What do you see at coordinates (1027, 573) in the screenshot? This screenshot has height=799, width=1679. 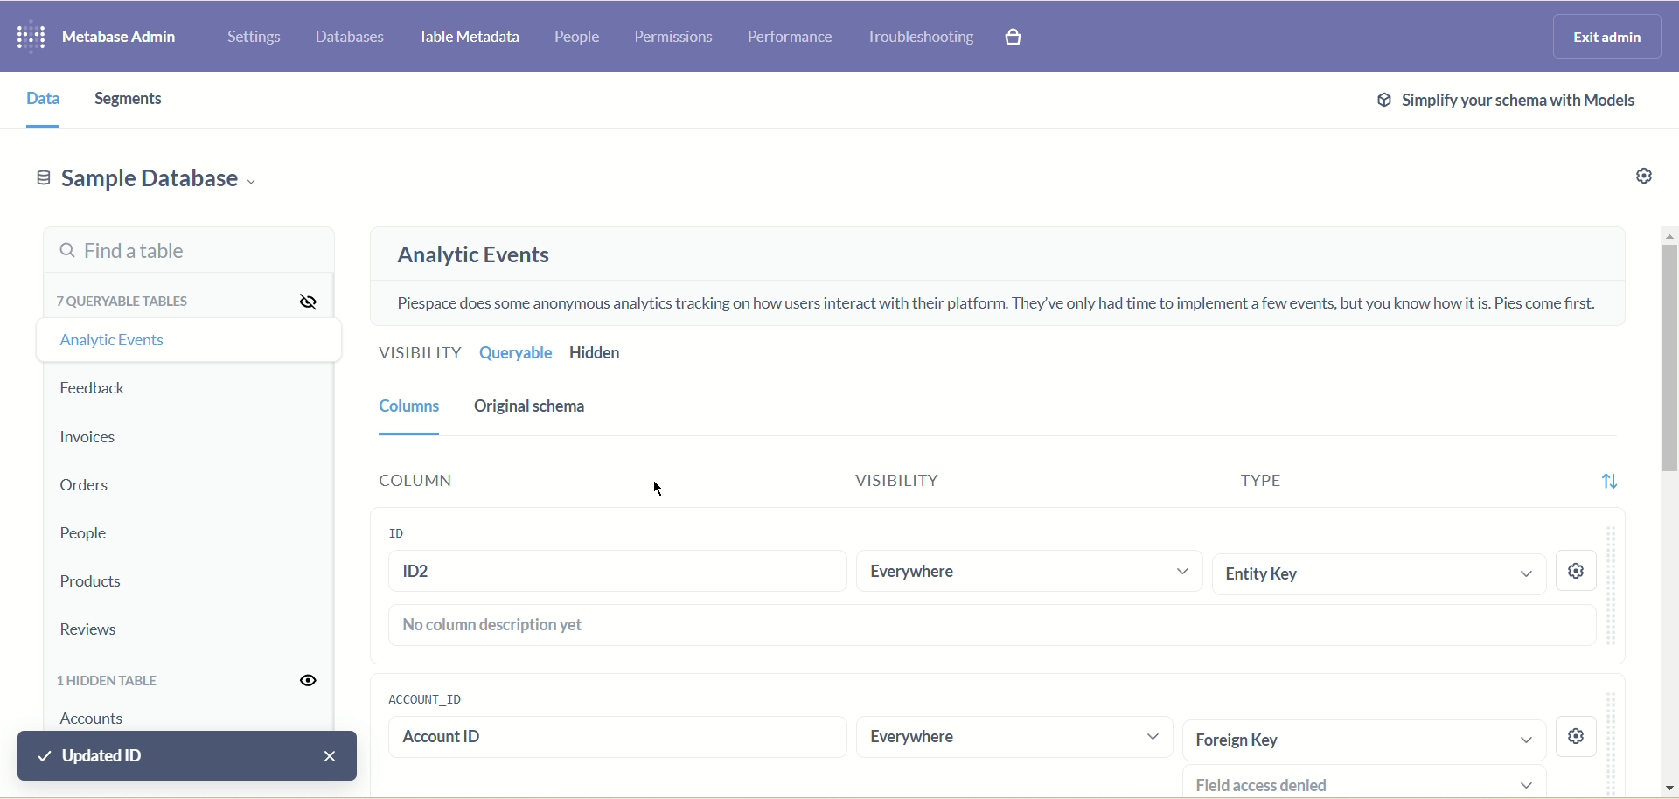 I see `Everywhere` at bounding box center [1027, 573].